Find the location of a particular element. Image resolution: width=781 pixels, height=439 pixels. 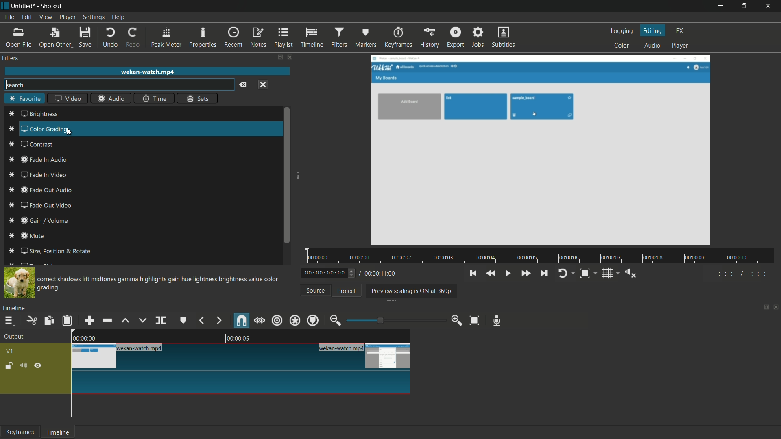

ripple is located at coordinates (277, 320).